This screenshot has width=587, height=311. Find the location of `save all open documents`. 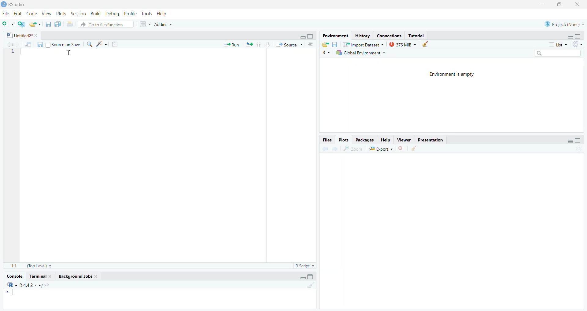

save all open documents is located at coordinates (58, 23).